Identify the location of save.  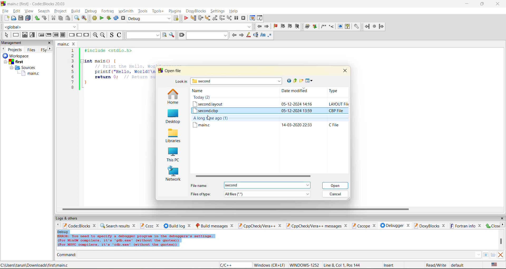
(21, 18).